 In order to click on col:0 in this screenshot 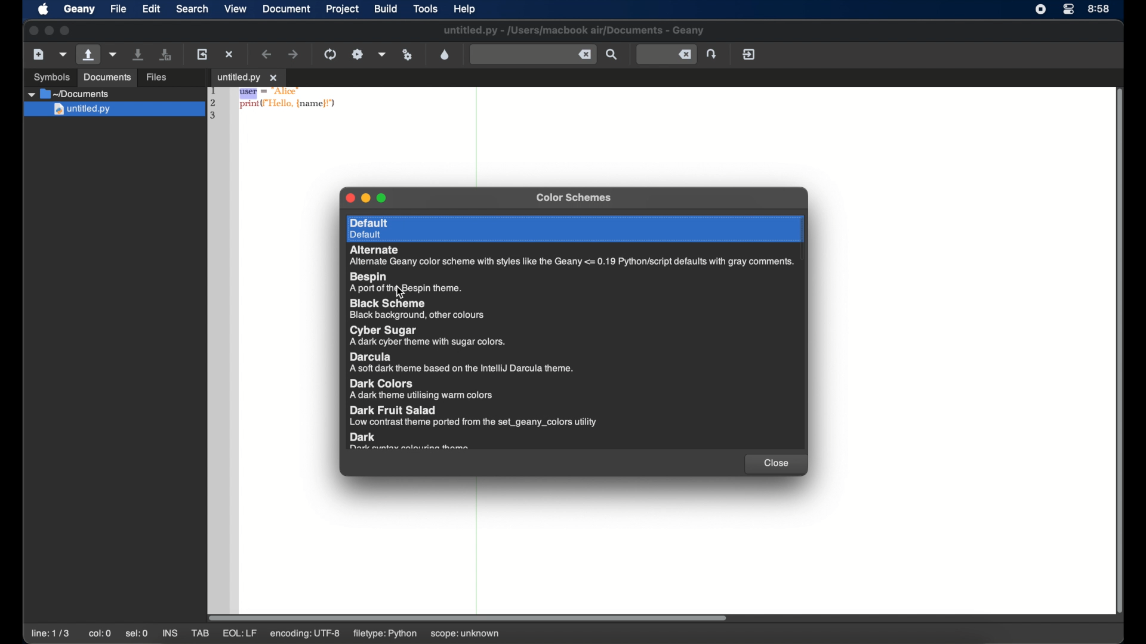, I will do `click(100, 634)`.